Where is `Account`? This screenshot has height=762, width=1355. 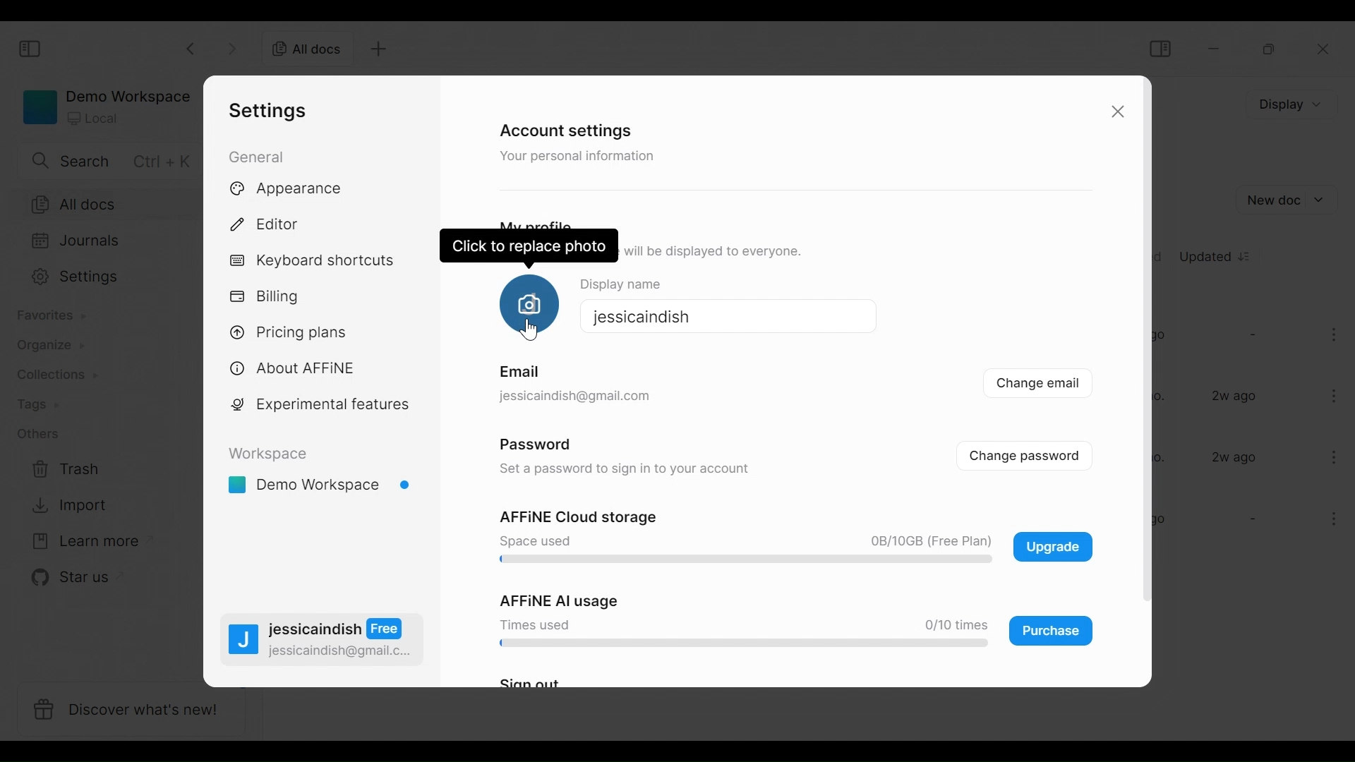
Account is located at coordinates (239, 526).